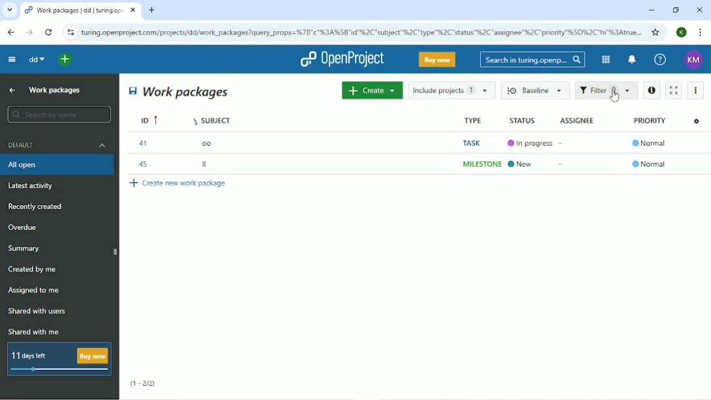  Describe the element at coordinates (38, 311) in the screenshot. I see `Shared with users` at that location.